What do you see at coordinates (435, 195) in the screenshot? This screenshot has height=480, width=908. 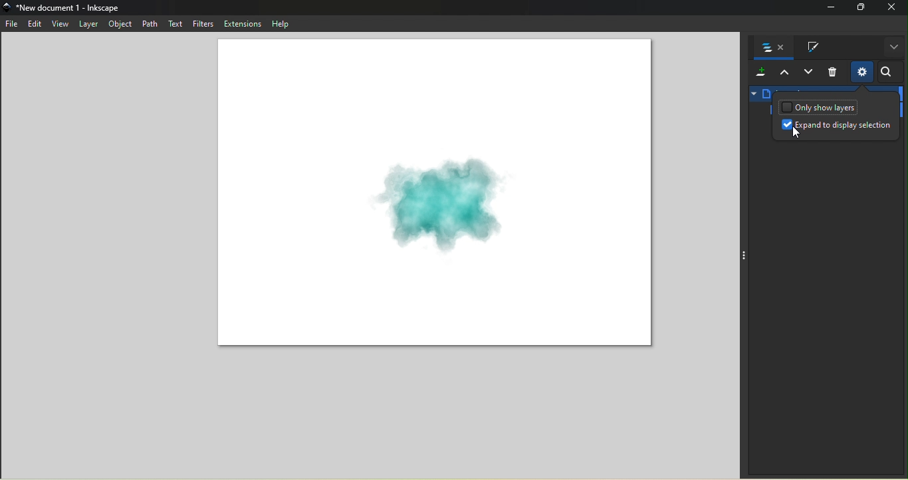 I see `Canvas showing some shape` at bounding box center [435, 195].